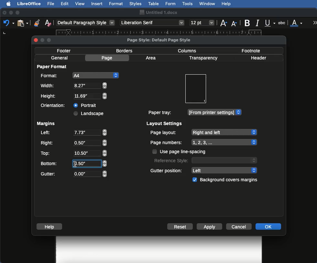  Describe the element at coordinates (4, 33) in the screenshot. I see `left tab` at that location.